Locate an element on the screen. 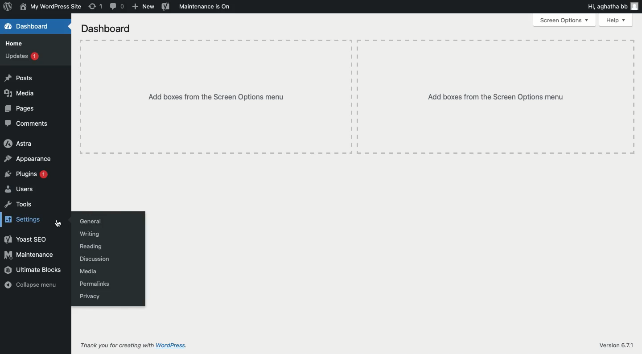 The image size is (642, 354). Privacy is located at coordinates (90, 296).